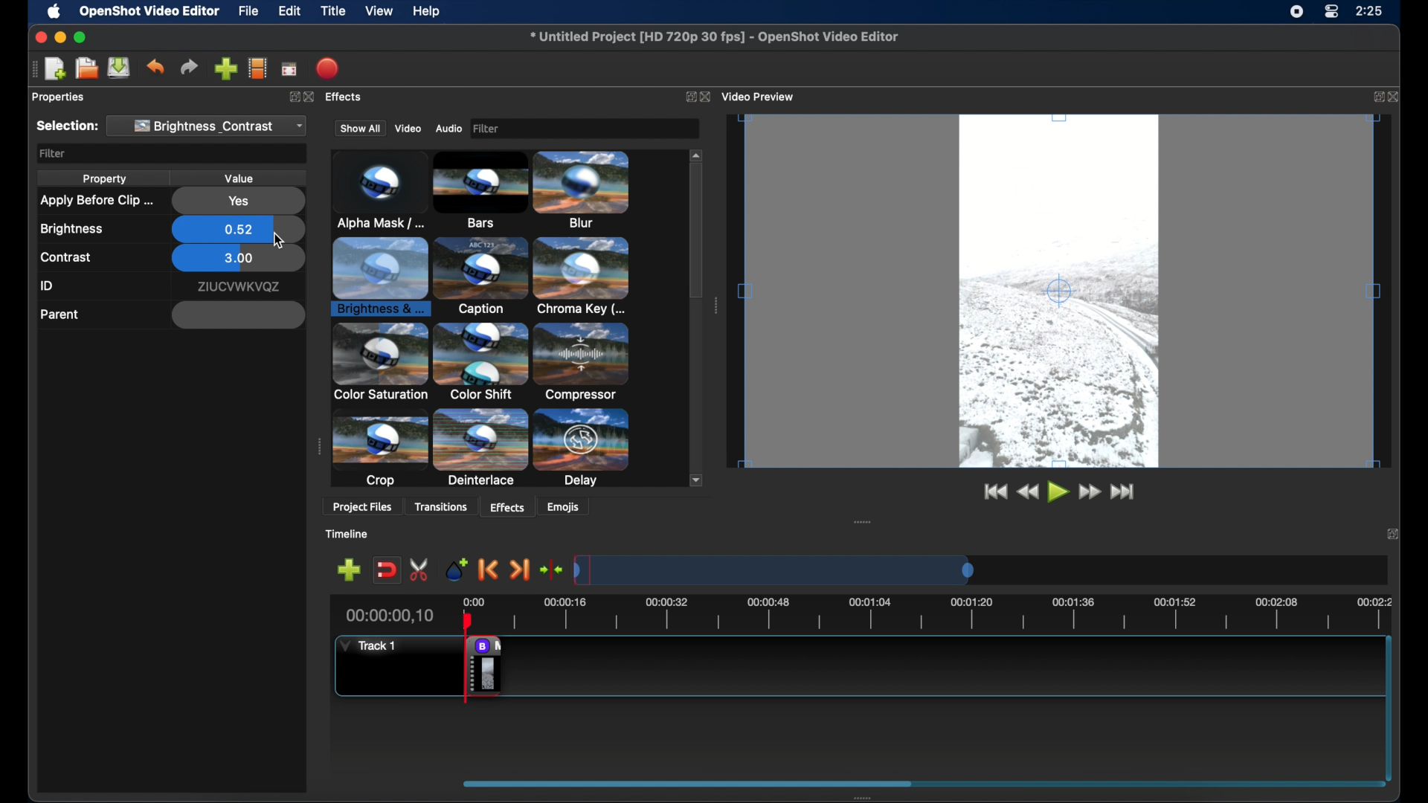  I want to click on close, so click(1392, 532).